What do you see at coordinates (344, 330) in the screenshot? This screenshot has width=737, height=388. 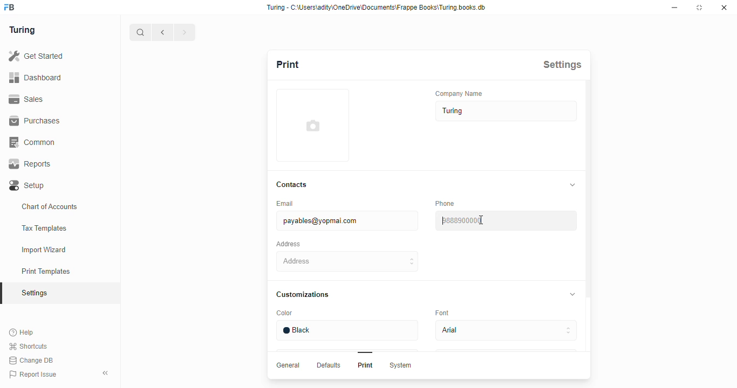 I see `Black` at bounding box center [344, 330].